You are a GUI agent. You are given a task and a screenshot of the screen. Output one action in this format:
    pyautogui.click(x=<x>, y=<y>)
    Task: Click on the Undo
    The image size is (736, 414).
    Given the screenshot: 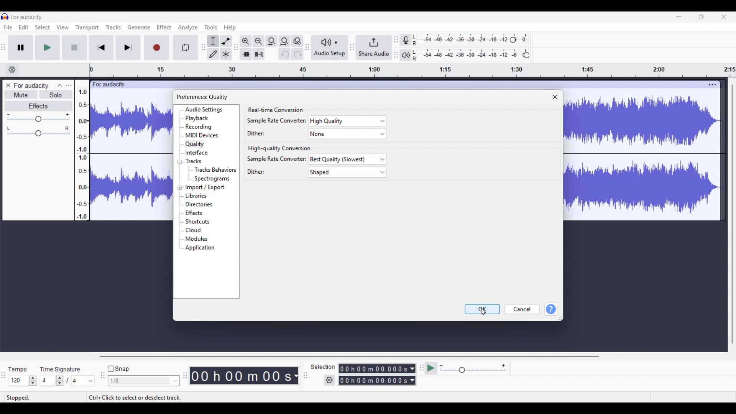 What is the action you would take?
    pyautogui.click(x=285, y=54)
    